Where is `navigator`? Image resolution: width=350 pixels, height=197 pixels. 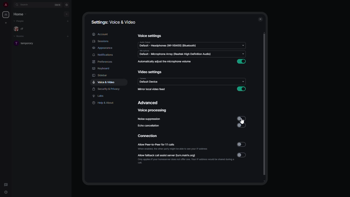
navigator is located at coordinates (66, 5).